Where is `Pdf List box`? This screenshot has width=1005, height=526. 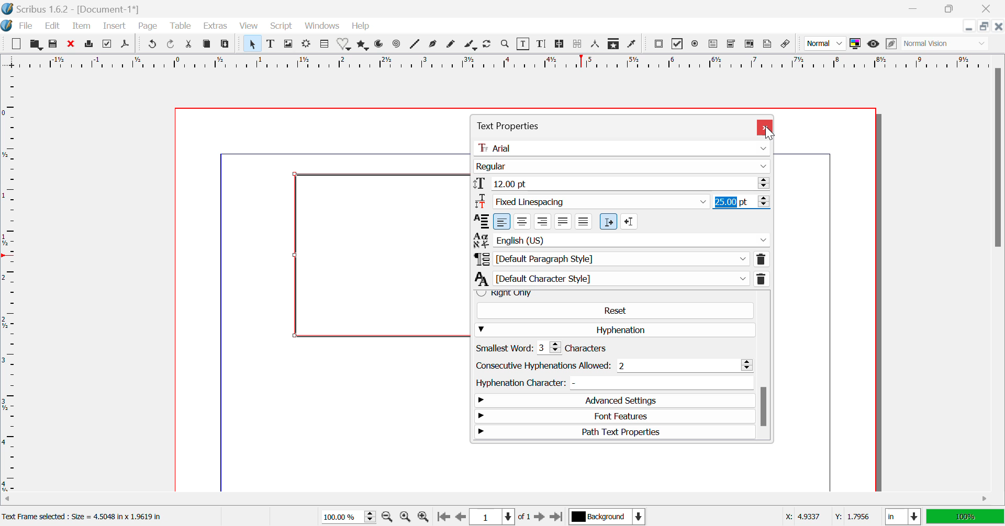 Pdf List box is located at coordinates (748, 44).